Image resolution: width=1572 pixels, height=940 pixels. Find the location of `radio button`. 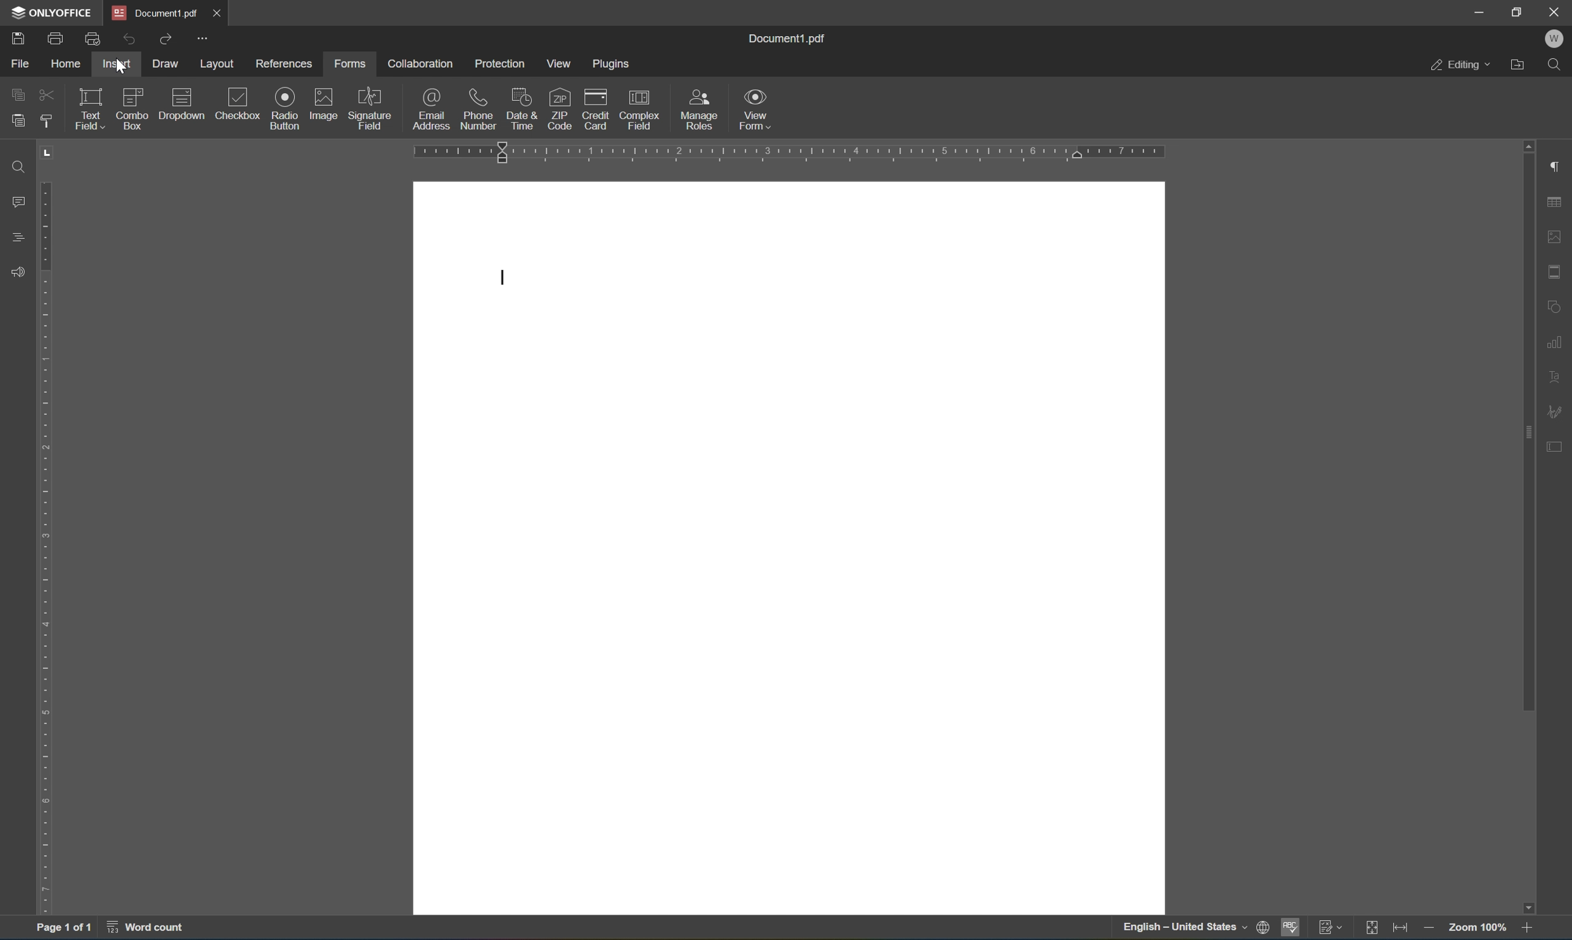

radio button is located at coordinates (285, 108).